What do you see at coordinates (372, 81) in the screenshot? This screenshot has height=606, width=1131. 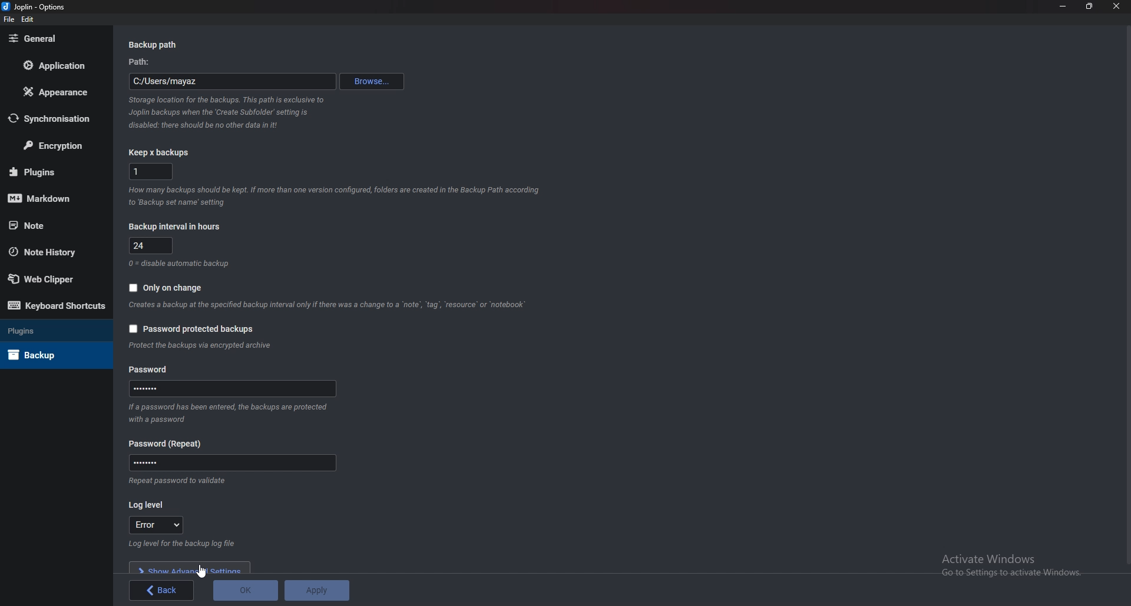 I see `Browse` at bounding box center [372, 81].